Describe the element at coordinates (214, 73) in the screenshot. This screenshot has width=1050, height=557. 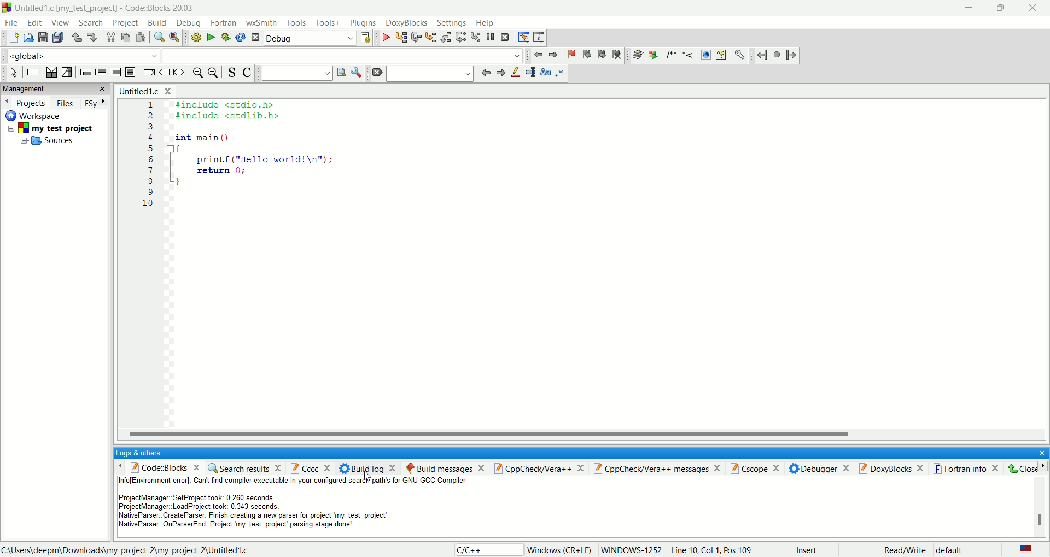
I see `zoom out` at that location.